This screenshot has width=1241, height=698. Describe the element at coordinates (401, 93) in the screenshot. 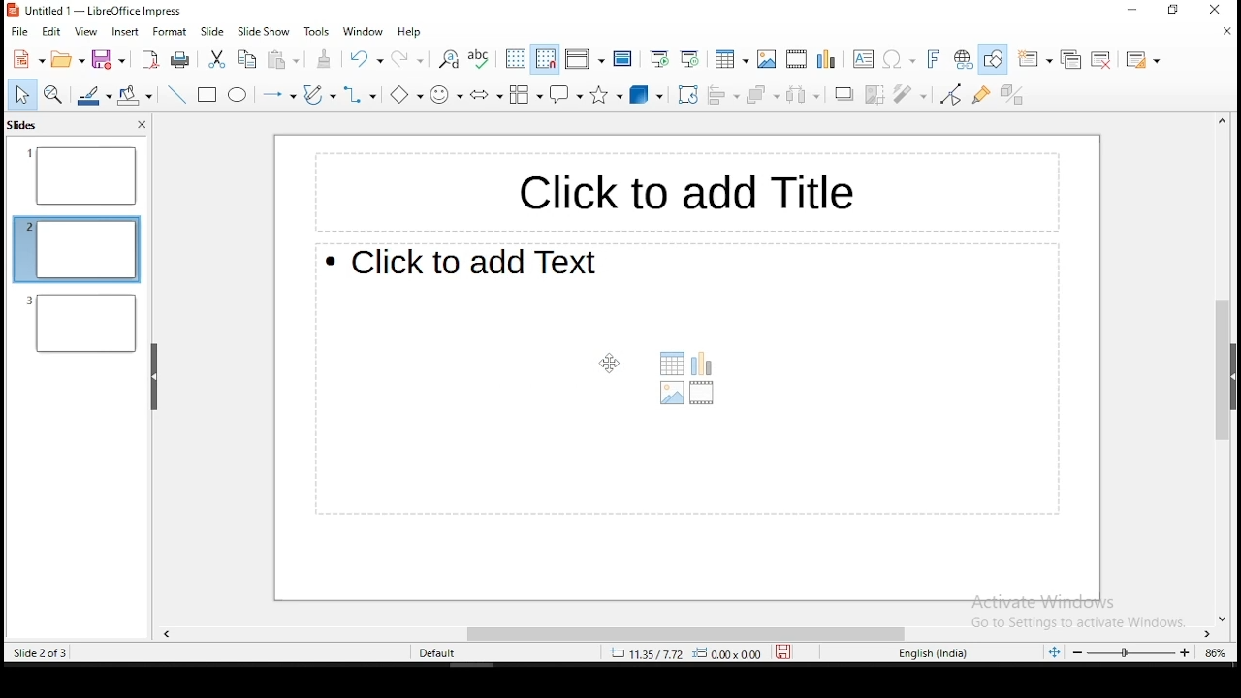

I see `basic shapes` at that location.